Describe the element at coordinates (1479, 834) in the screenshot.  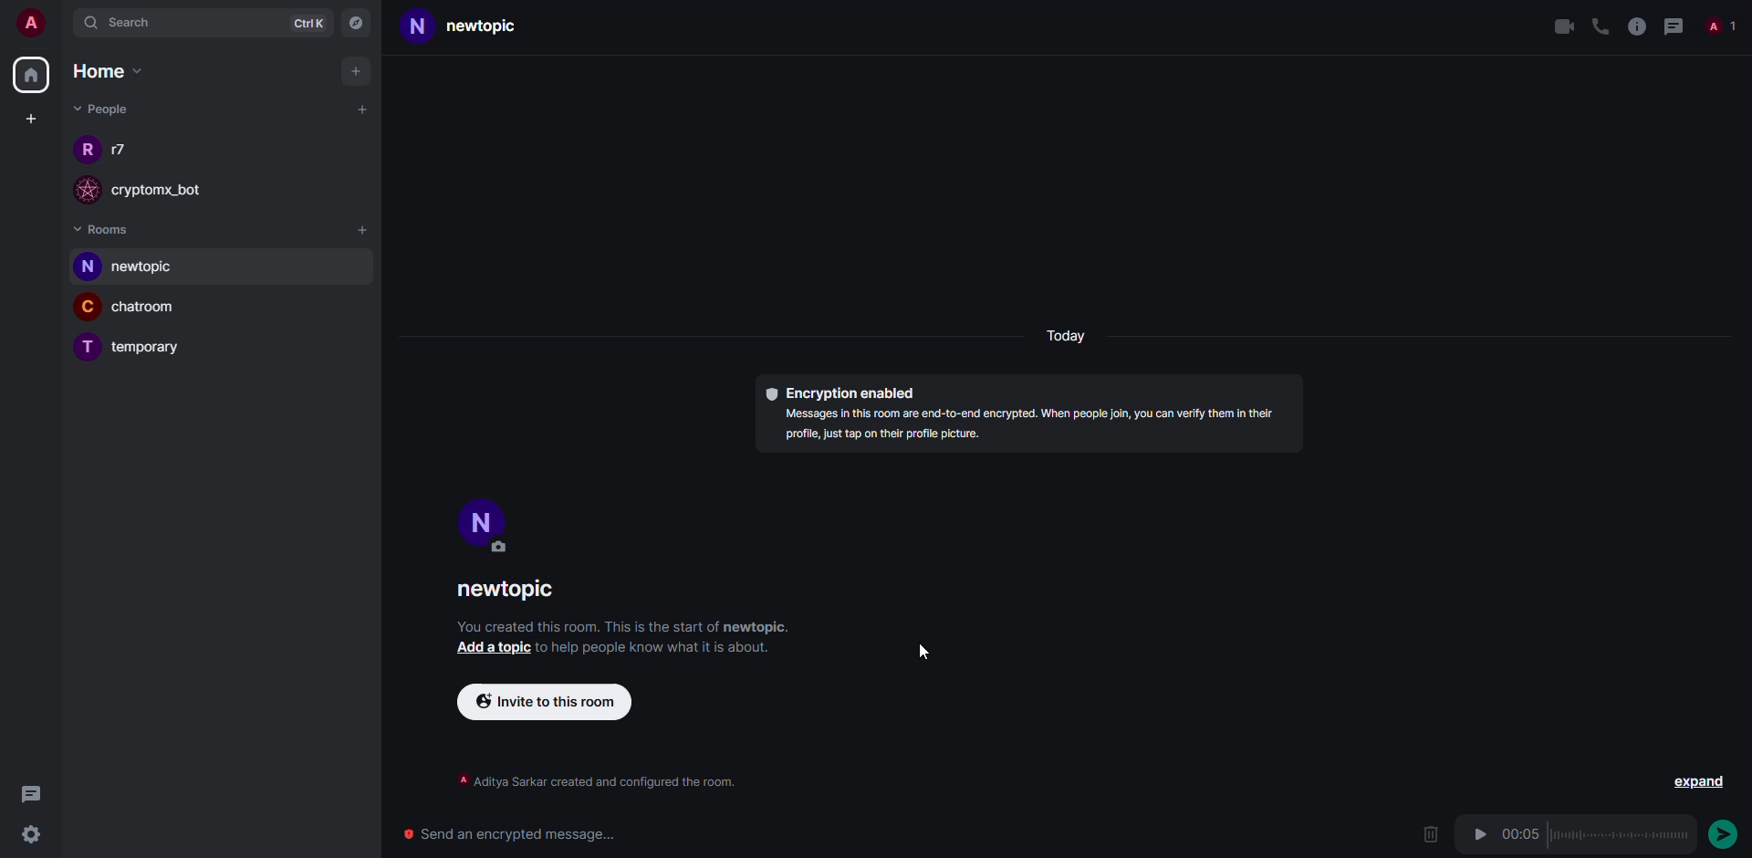
I see `play` at that location.